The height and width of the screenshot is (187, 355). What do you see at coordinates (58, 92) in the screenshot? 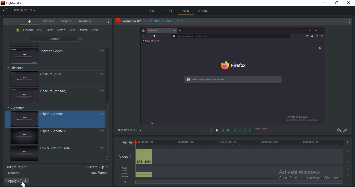
I see `Obscure (mosaic)` at bounding box center [58, 92].